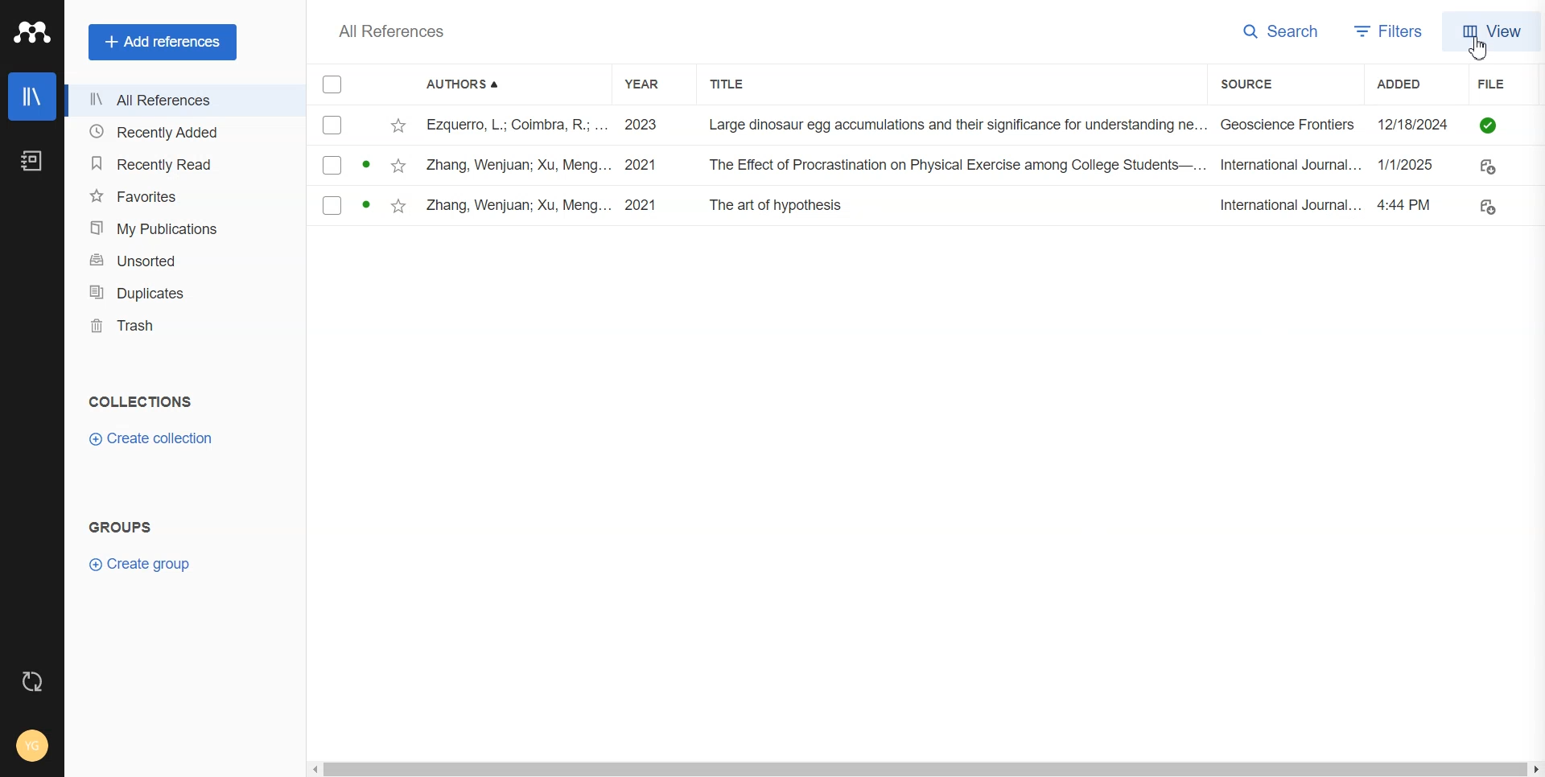 The image size is (1545, 777). Describe the element at coordinates (1255, 84) in the screenshot. I see `Source` at that location.